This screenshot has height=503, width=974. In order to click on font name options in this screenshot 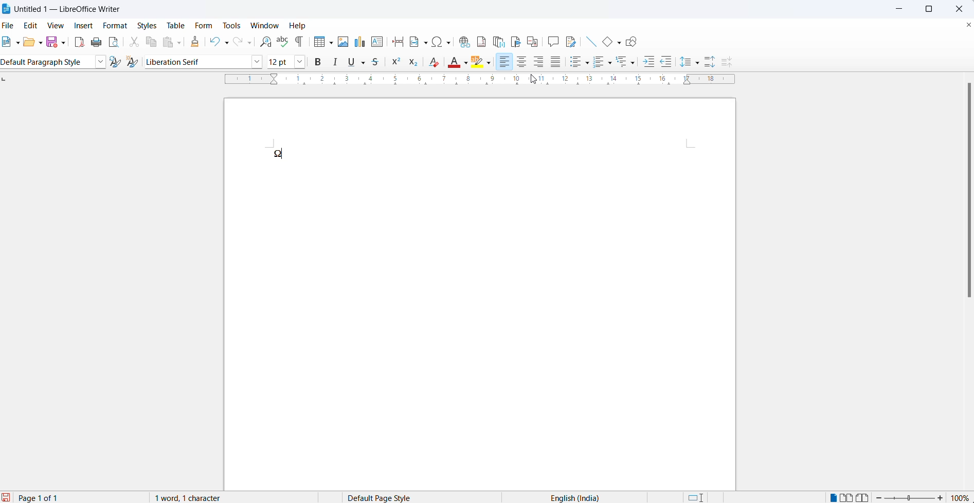, I will do `click(257, 62)`.